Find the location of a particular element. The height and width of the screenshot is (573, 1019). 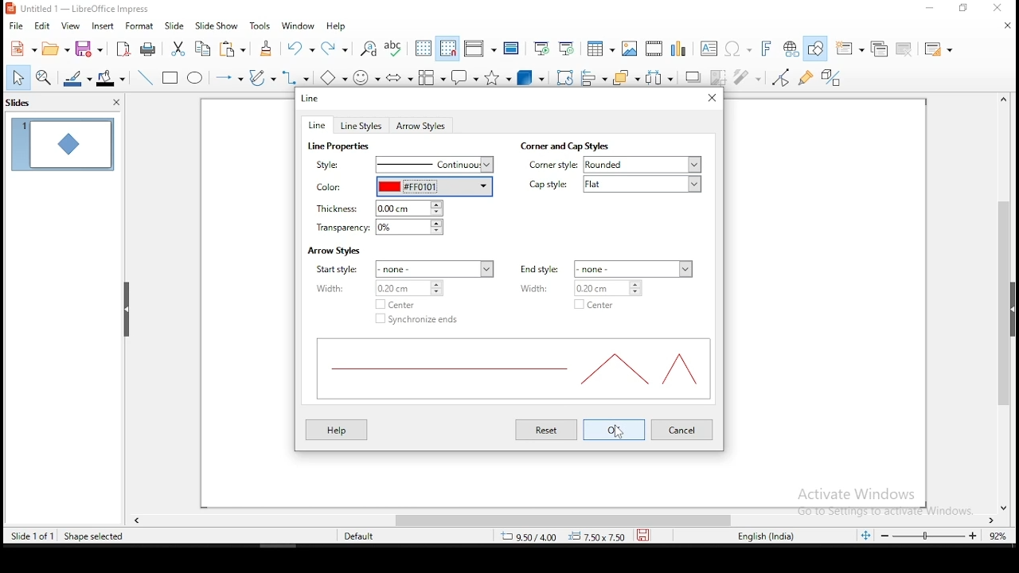

center is located at coordinates (399, 302).